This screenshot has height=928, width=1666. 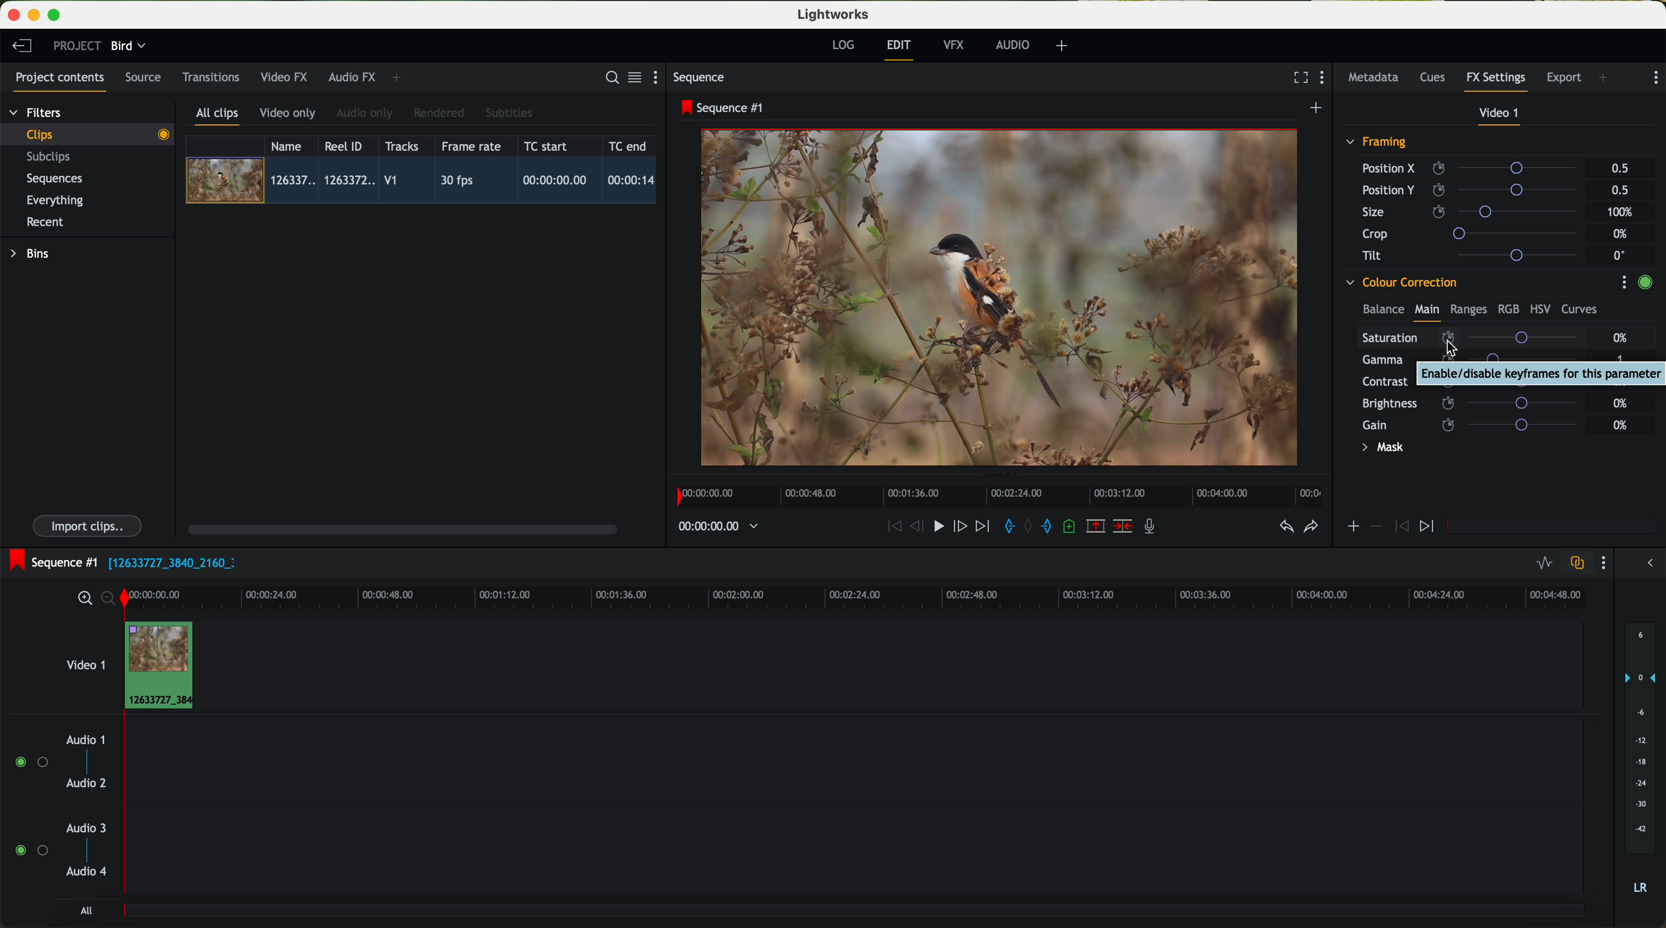 I want to click on gain, so click(x=1477, y=424).